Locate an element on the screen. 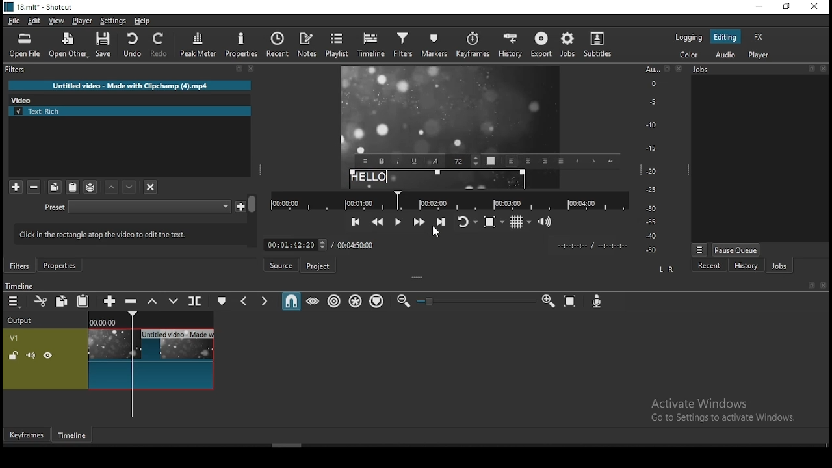 This screenshot has height=468, width=832. recent is located at coordinates (278, 45).